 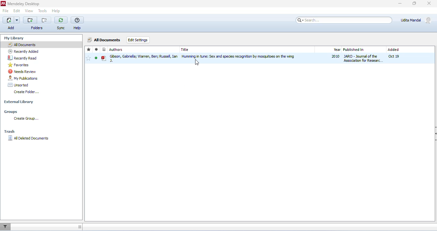 What do you see at coordinates (12, 111) in the screenshot?
I see `groups` at bounding box center [12, 111].